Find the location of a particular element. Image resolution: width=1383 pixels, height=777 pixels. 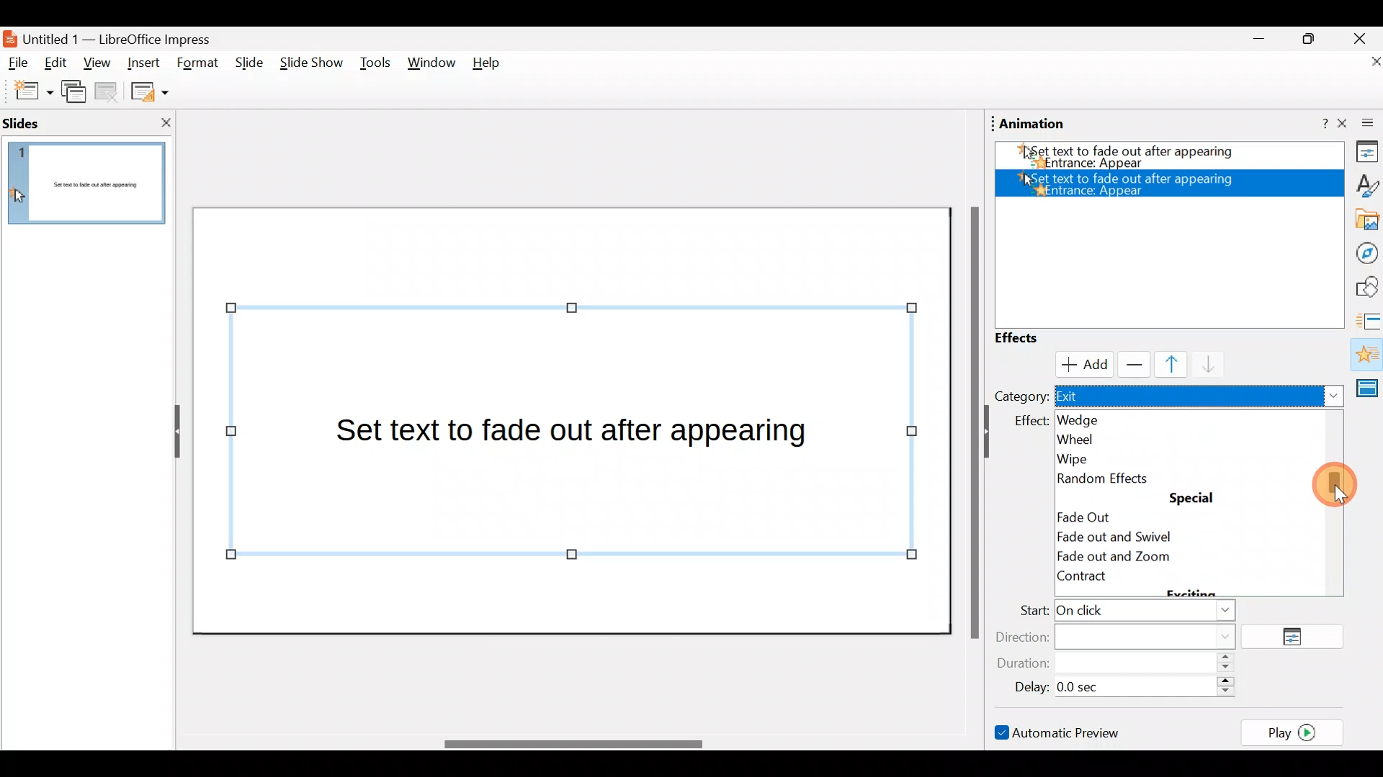

Move up is located at coordinates (1163, 364).